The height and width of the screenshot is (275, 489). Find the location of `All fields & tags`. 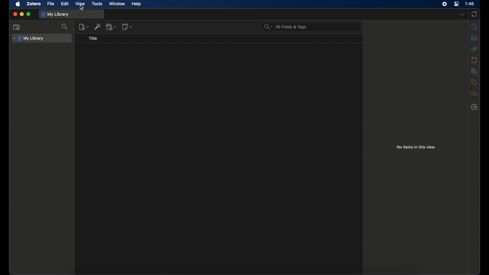

All fields & tags is located at coordinates (286, 27).